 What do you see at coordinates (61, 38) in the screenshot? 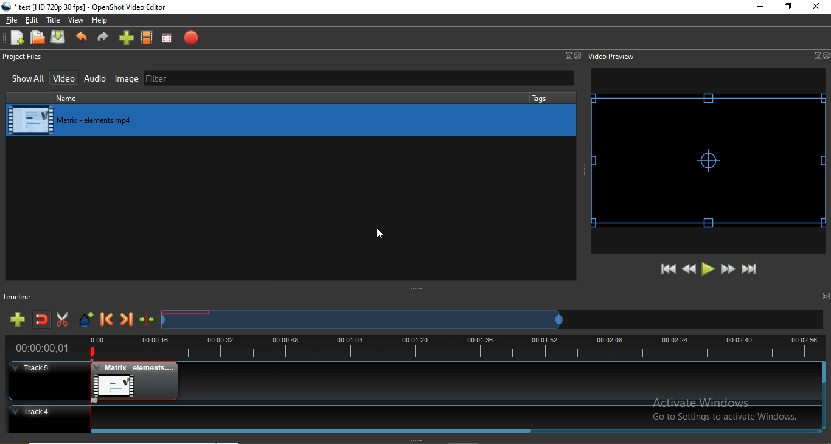
I see `Save project ` at bounding box center [61, 38].